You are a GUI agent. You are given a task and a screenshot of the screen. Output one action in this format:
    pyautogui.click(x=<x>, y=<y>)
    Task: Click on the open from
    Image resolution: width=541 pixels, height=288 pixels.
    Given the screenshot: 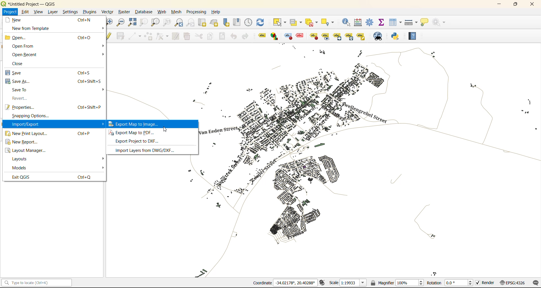 What is the action you would take?
    pyautogui.click(x=23, y=46)
    